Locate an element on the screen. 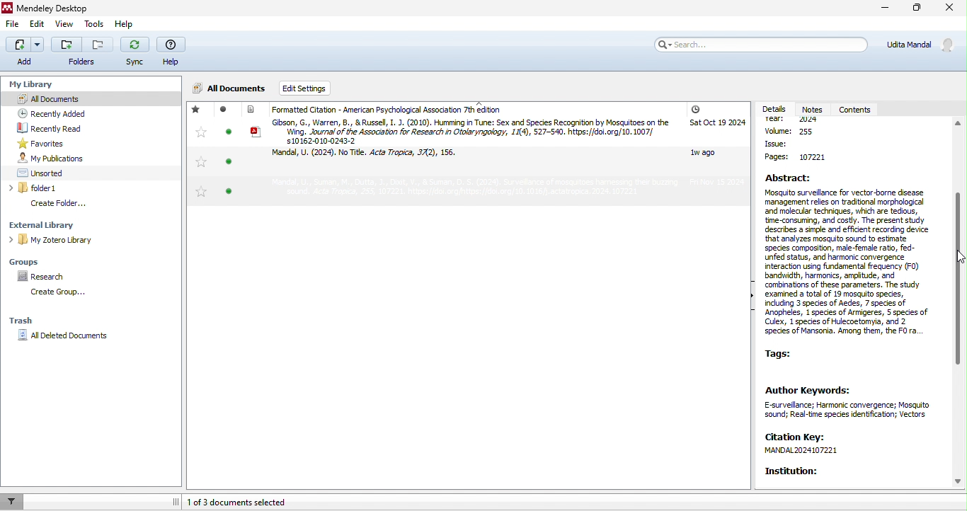 The height and width of the screenshot is (511, 967). Abstract:
Mosquito surveilance for vector-borne disease.
management res on traditonal morphological
and molecuar techniques, which are tedious,
time-consuming, and costly. The present study
describes a simple 3nd efficent recording device
that analyzes mosquto sound to estimate
species composition, male-female rato, fed-
unfed status, and harmonic convergence
interacton using fundamental frequency (FO)
bandwidth, harmonics, ampitude, and

"combinations of these parameters. The study

examined a total of 19 mosquito speces,
induding 3 speces of Aedes, 7 speces of

~ Anopheles, 1 speces of Armigeres, 5 species of
Culex, 1 5peces of Hulecoetomyia, and 2.
species of Mansonia. Among them, the FO ra. is located at coordinates (852, 255).